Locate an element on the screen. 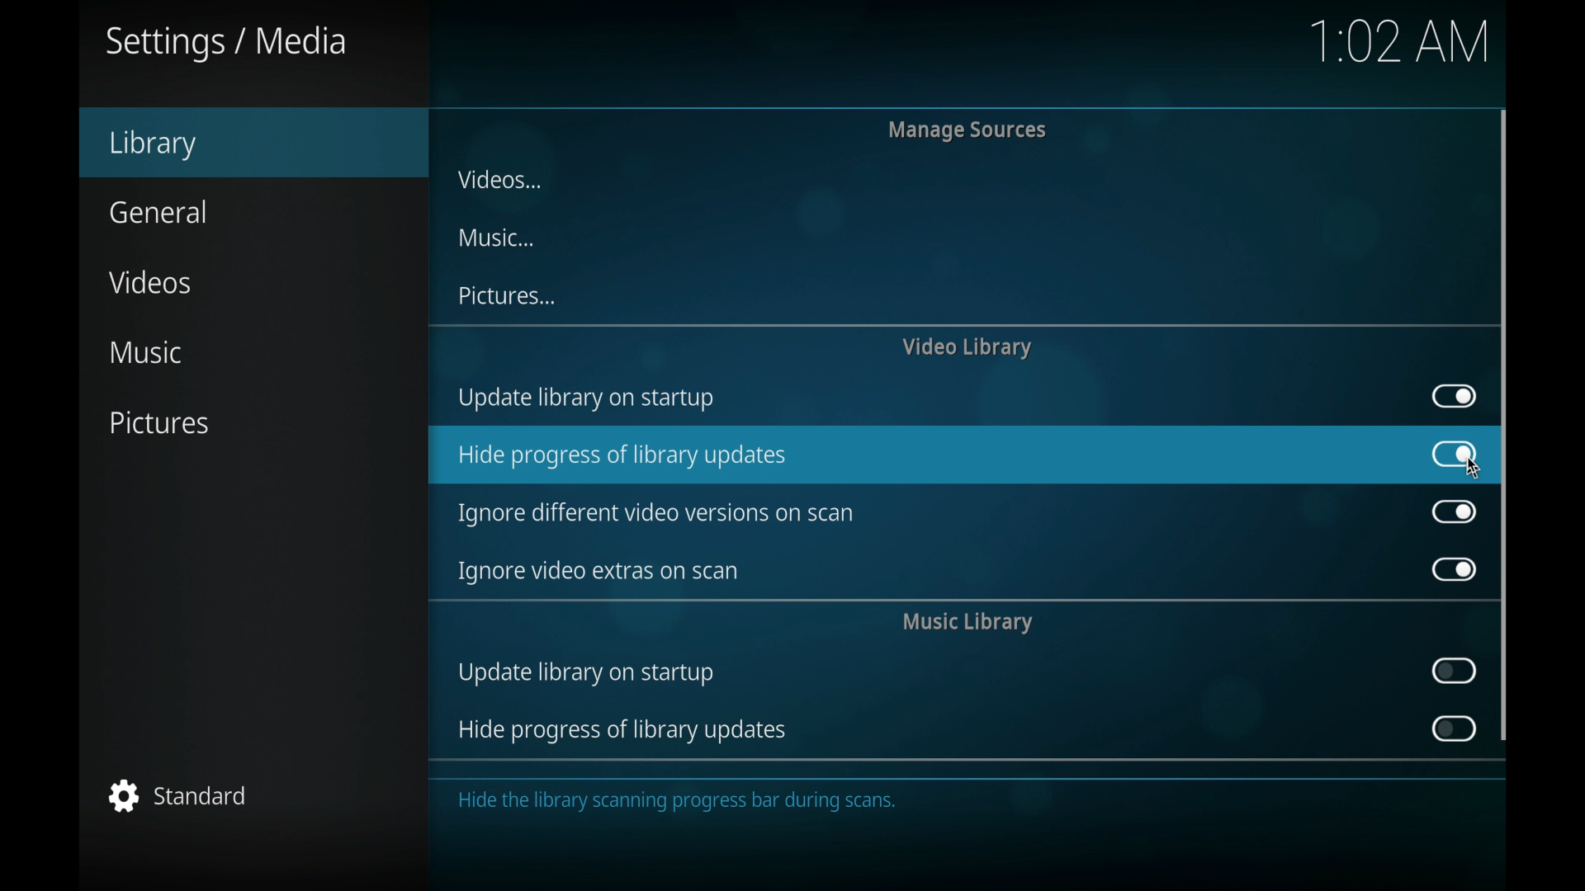 The width and height of the screenshot is (1585, 891). music is located at coordinates (497, 238).